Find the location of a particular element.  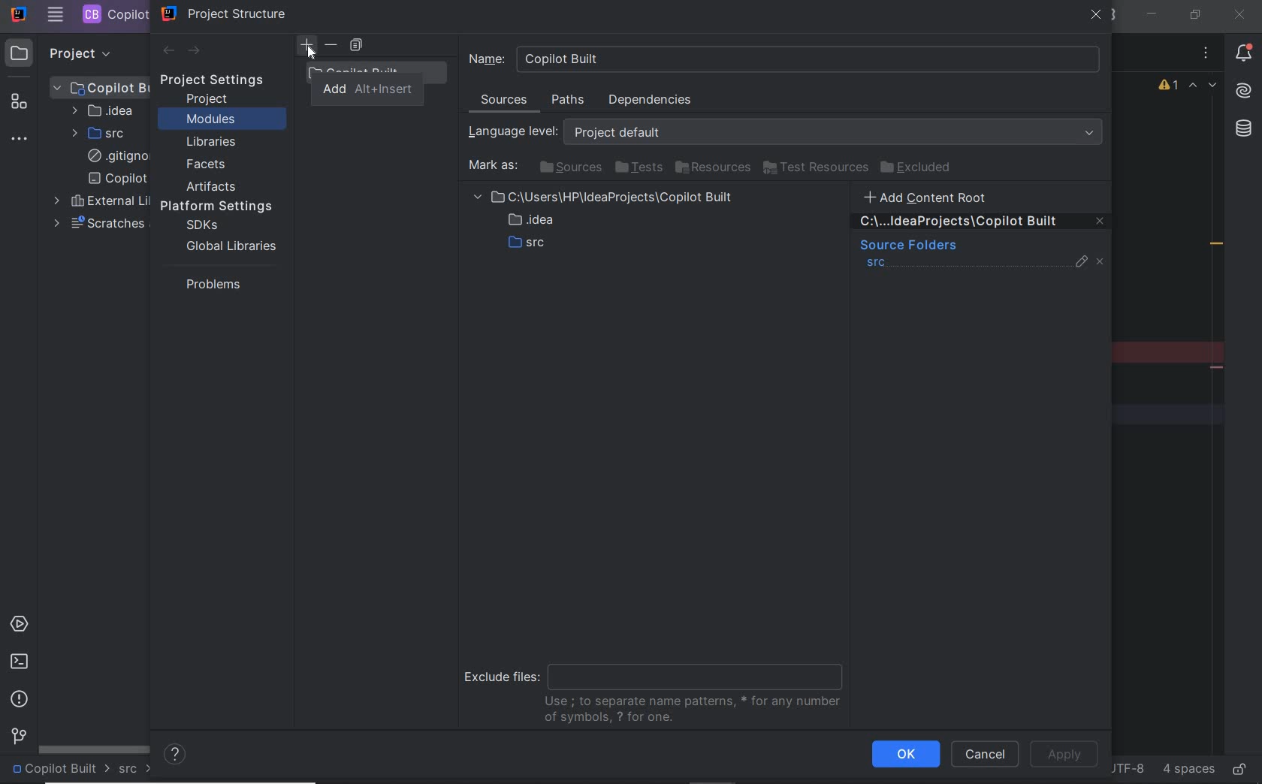

SYSTEM NAME is located at coordinates (17, 15).